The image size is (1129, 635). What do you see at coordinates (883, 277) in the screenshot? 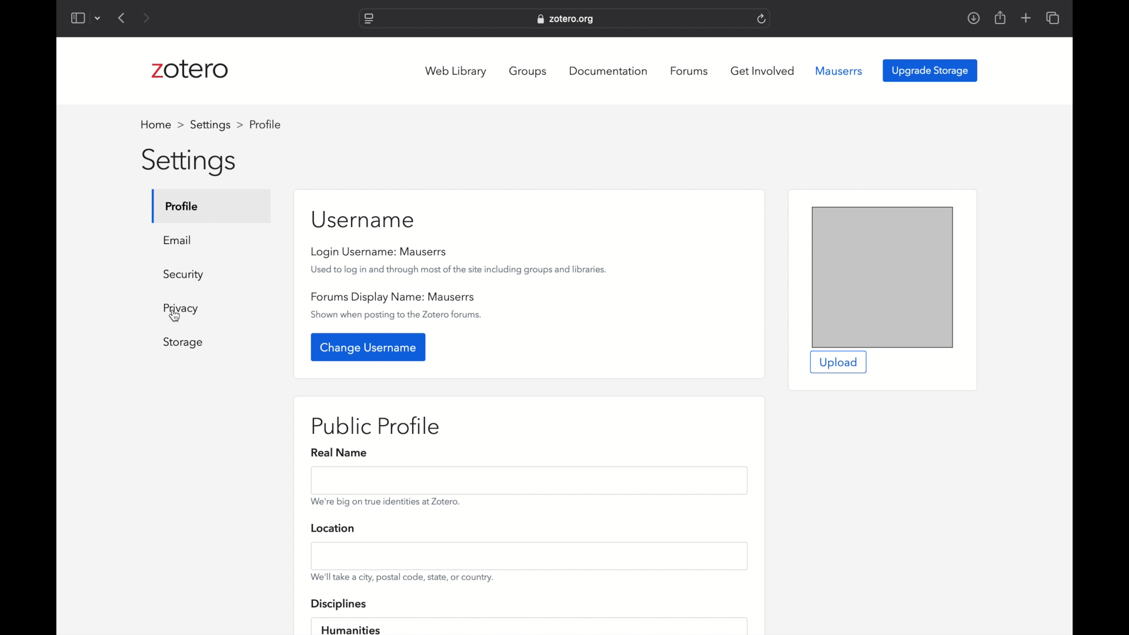
I see `preview` at bounding box center [883, 277].